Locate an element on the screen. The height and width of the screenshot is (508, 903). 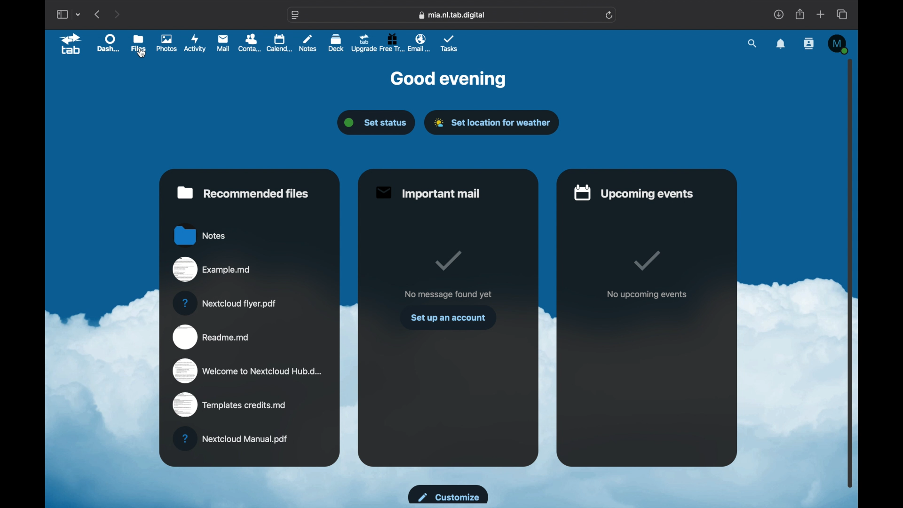
notifications is located at coordinates (781, 44).